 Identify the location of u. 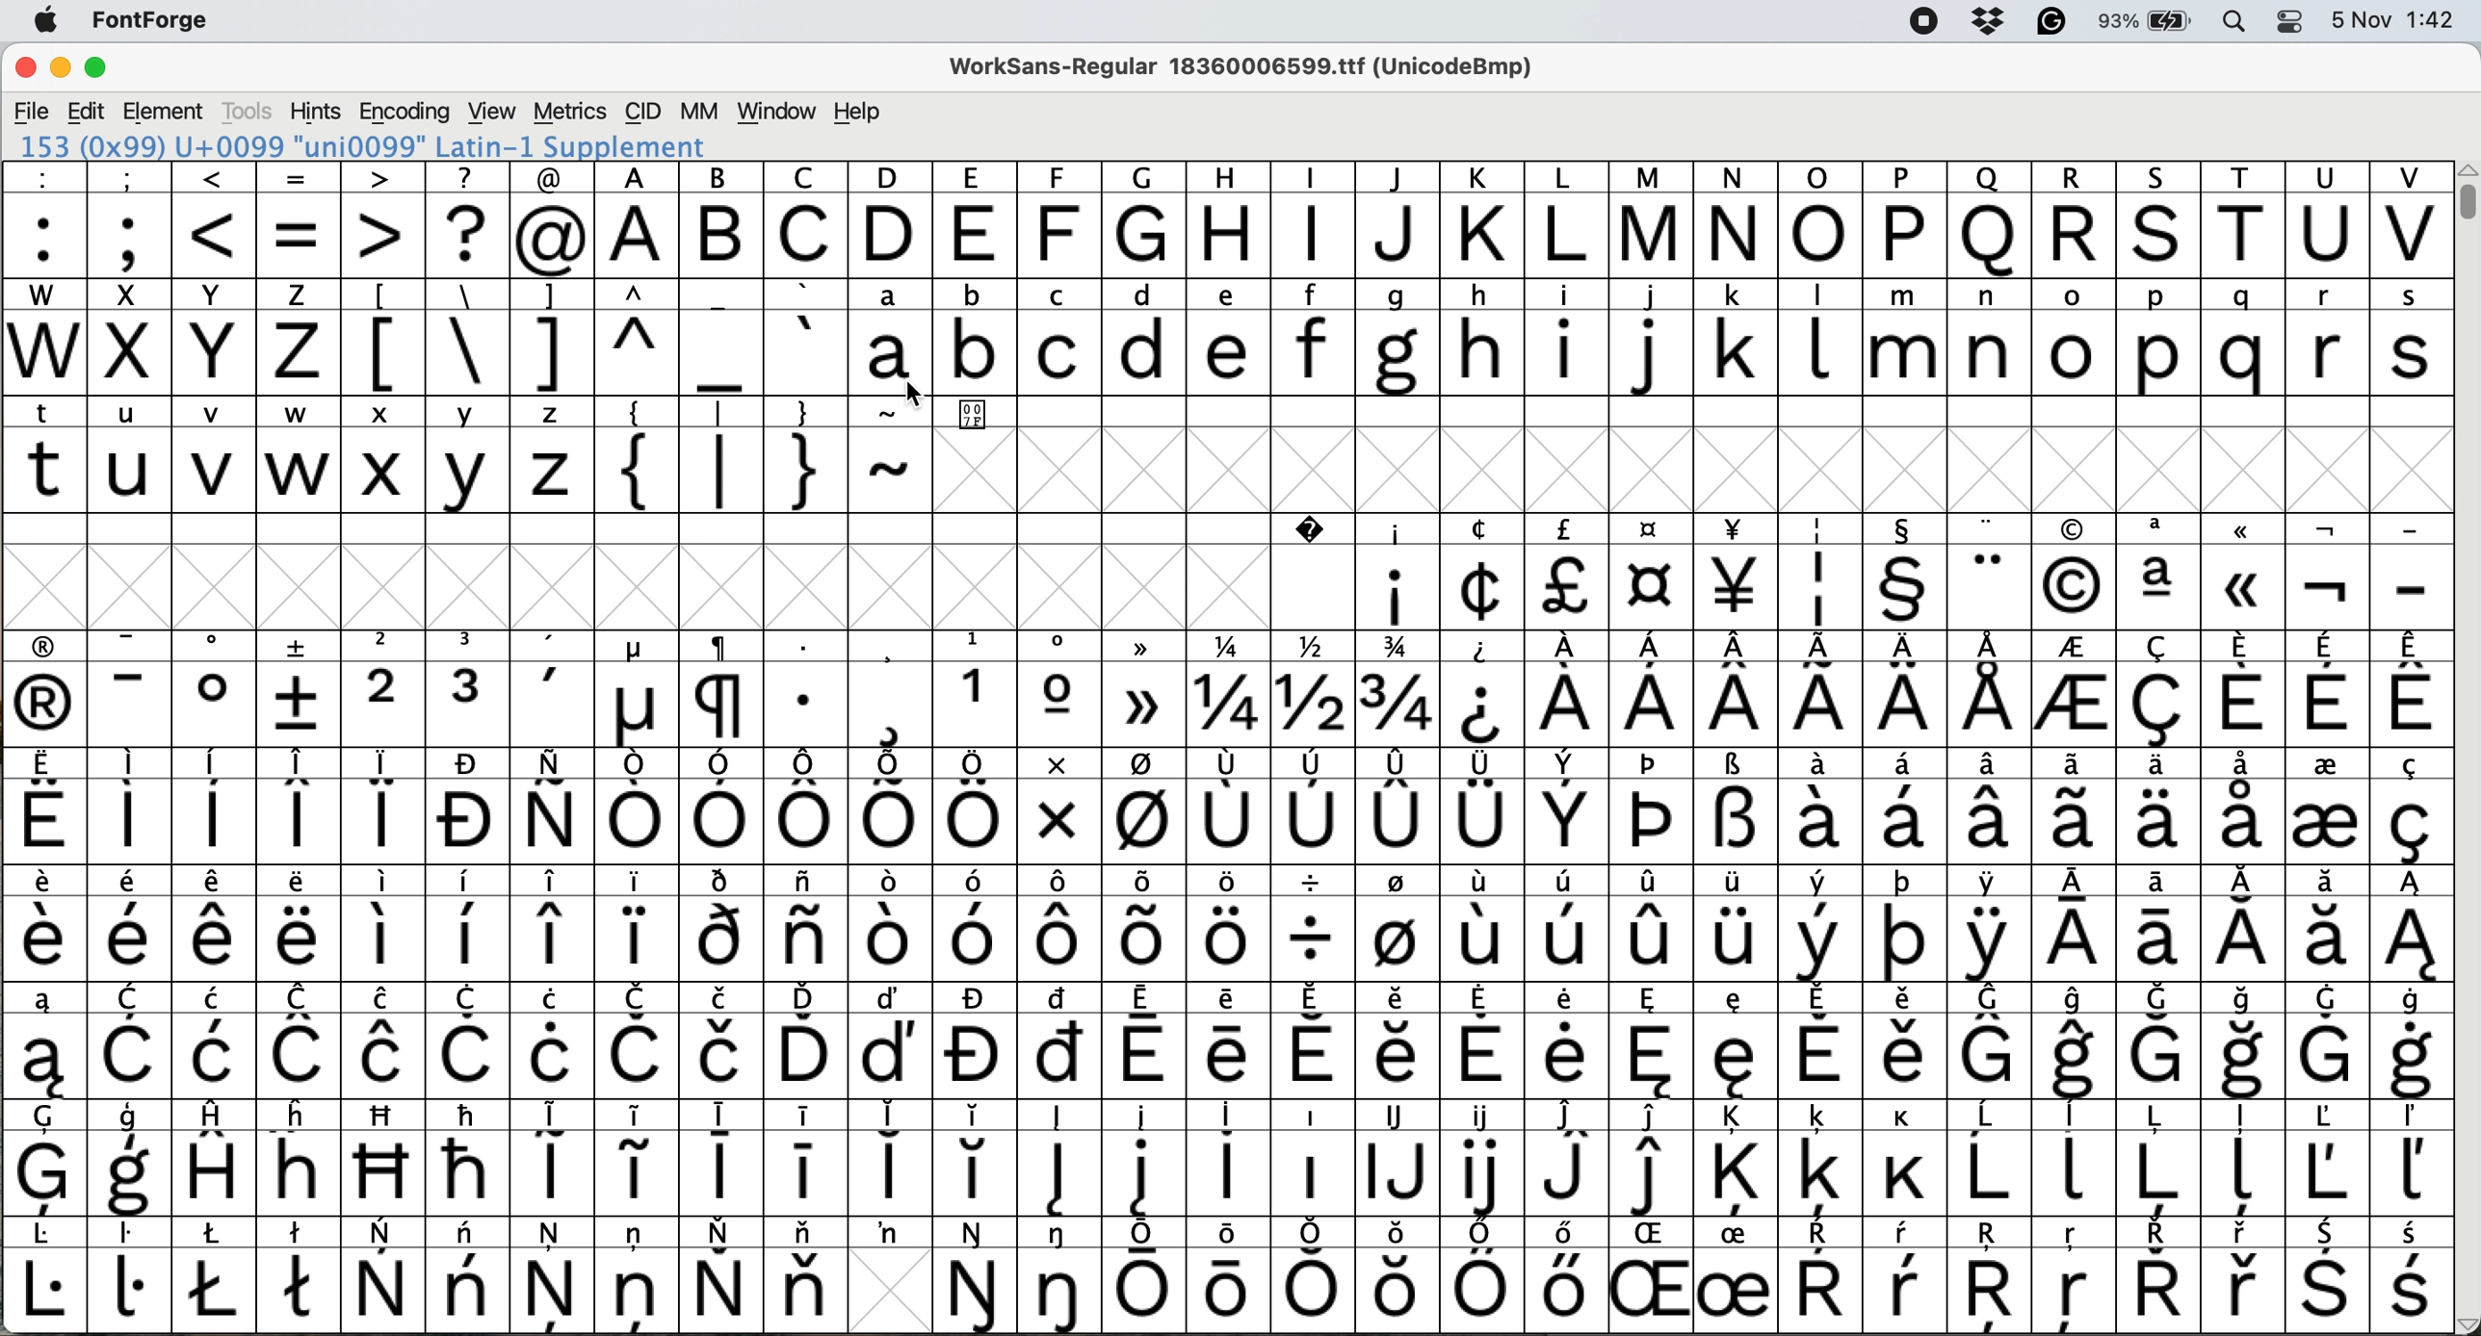
(131, 453).